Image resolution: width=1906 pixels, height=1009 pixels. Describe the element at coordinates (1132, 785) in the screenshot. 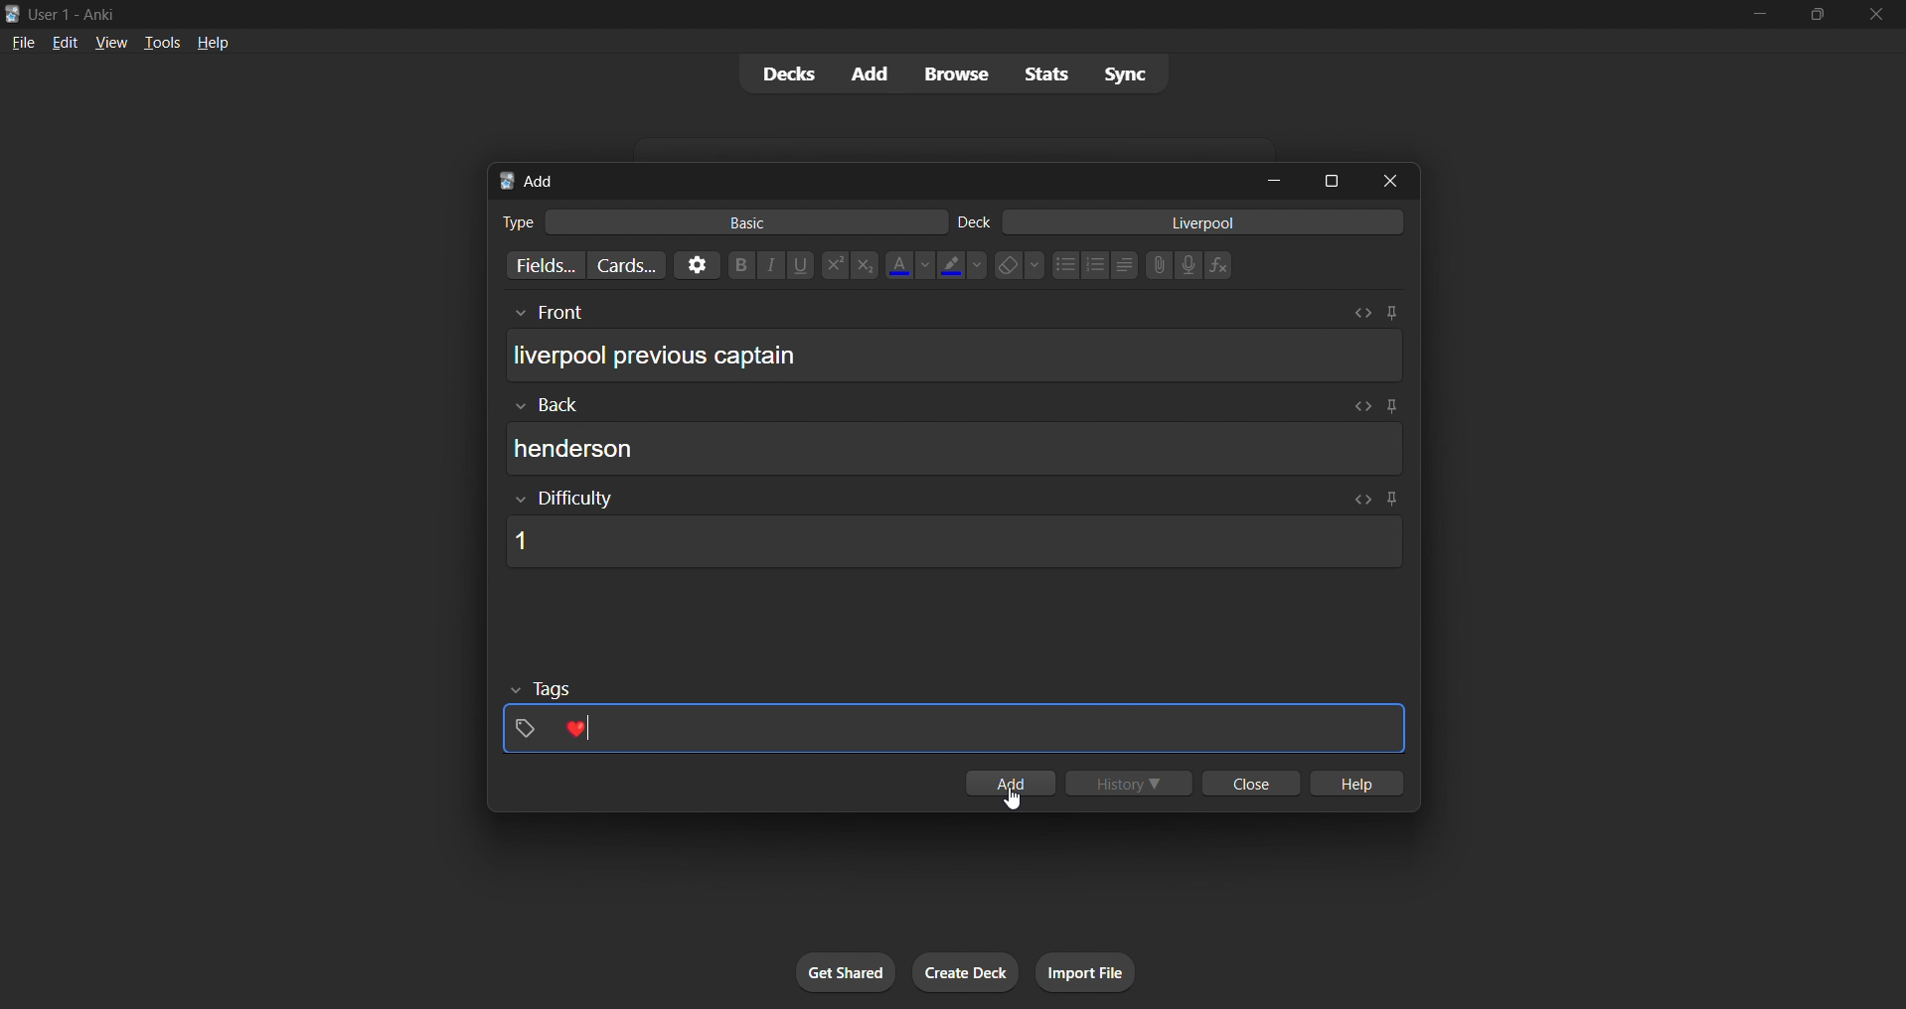

I see `history` at that location.